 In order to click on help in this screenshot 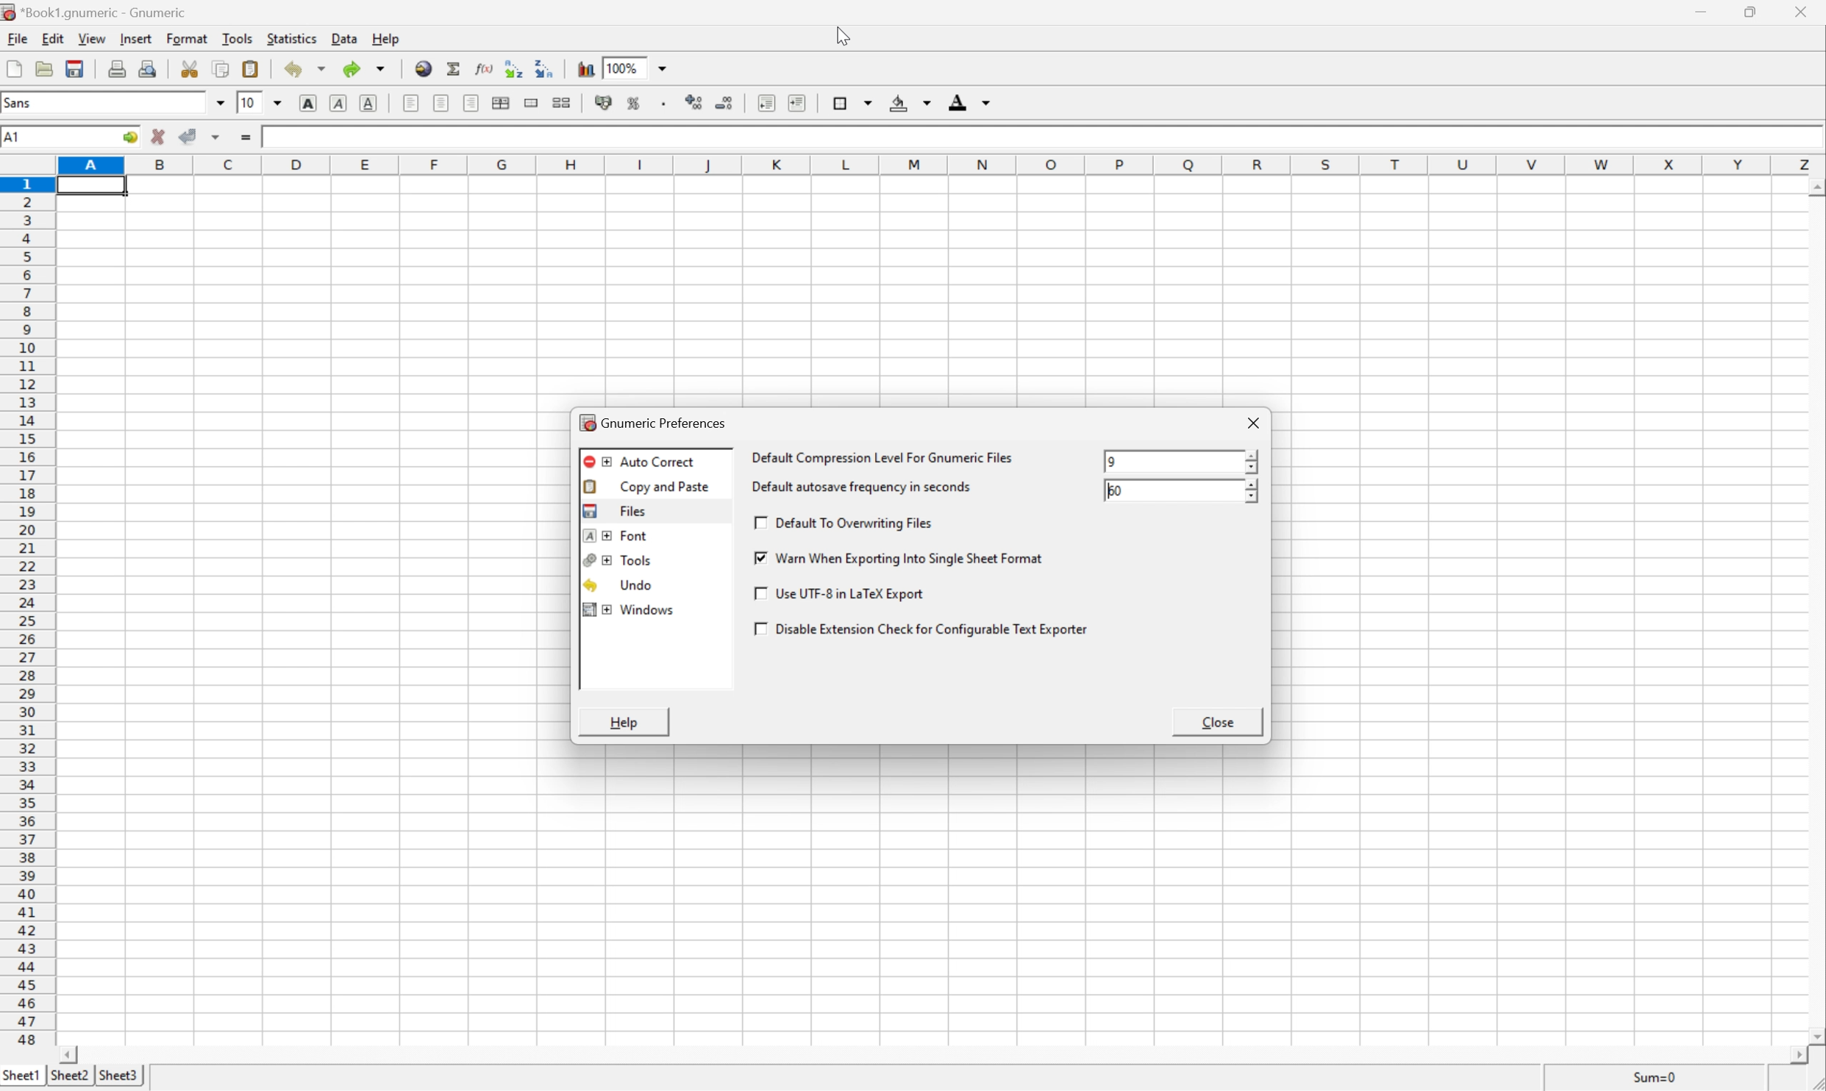, I will do `click(624, 723)`.